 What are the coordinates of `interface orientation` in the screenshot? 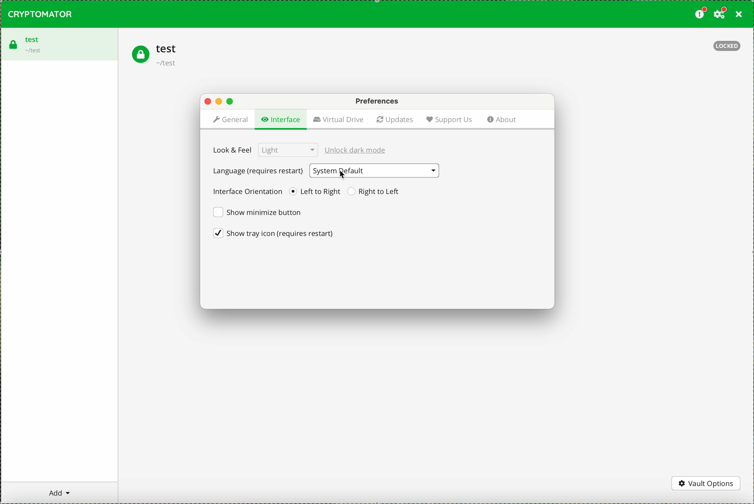 It's located at (246, 193).